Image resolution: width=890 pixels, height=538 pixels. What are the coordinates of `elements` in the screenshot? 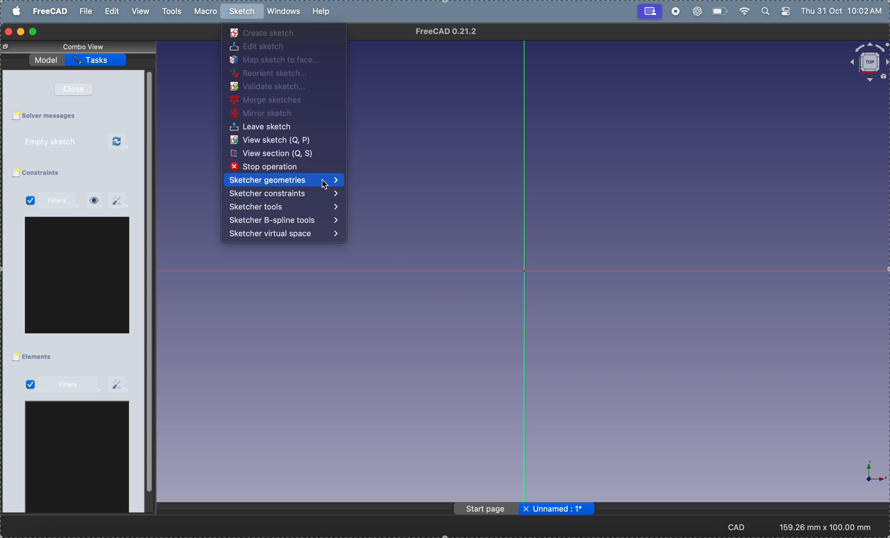 It's located at (40, 357).